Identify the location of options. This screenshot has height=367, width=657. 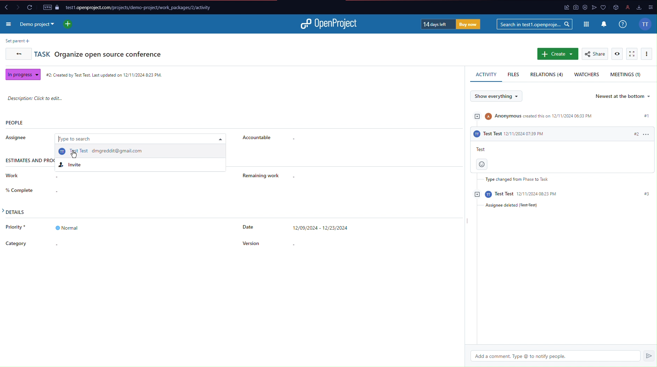
(650, 6).